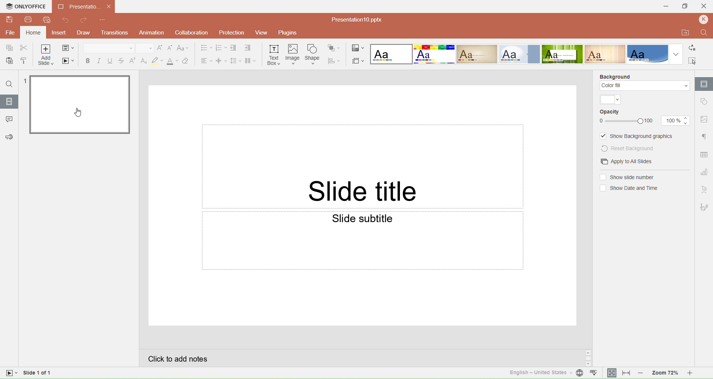  I want to click on Insert, so click(58, 33).